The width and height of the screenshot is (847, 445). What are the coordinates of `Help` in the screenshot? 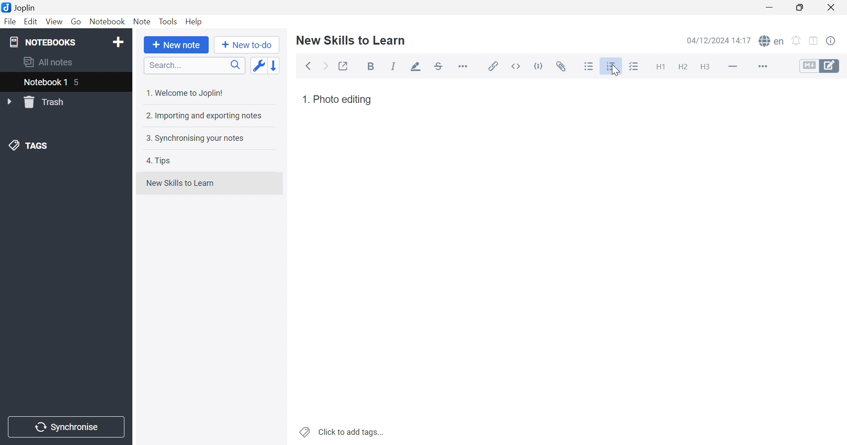 It's located at (195, 22).